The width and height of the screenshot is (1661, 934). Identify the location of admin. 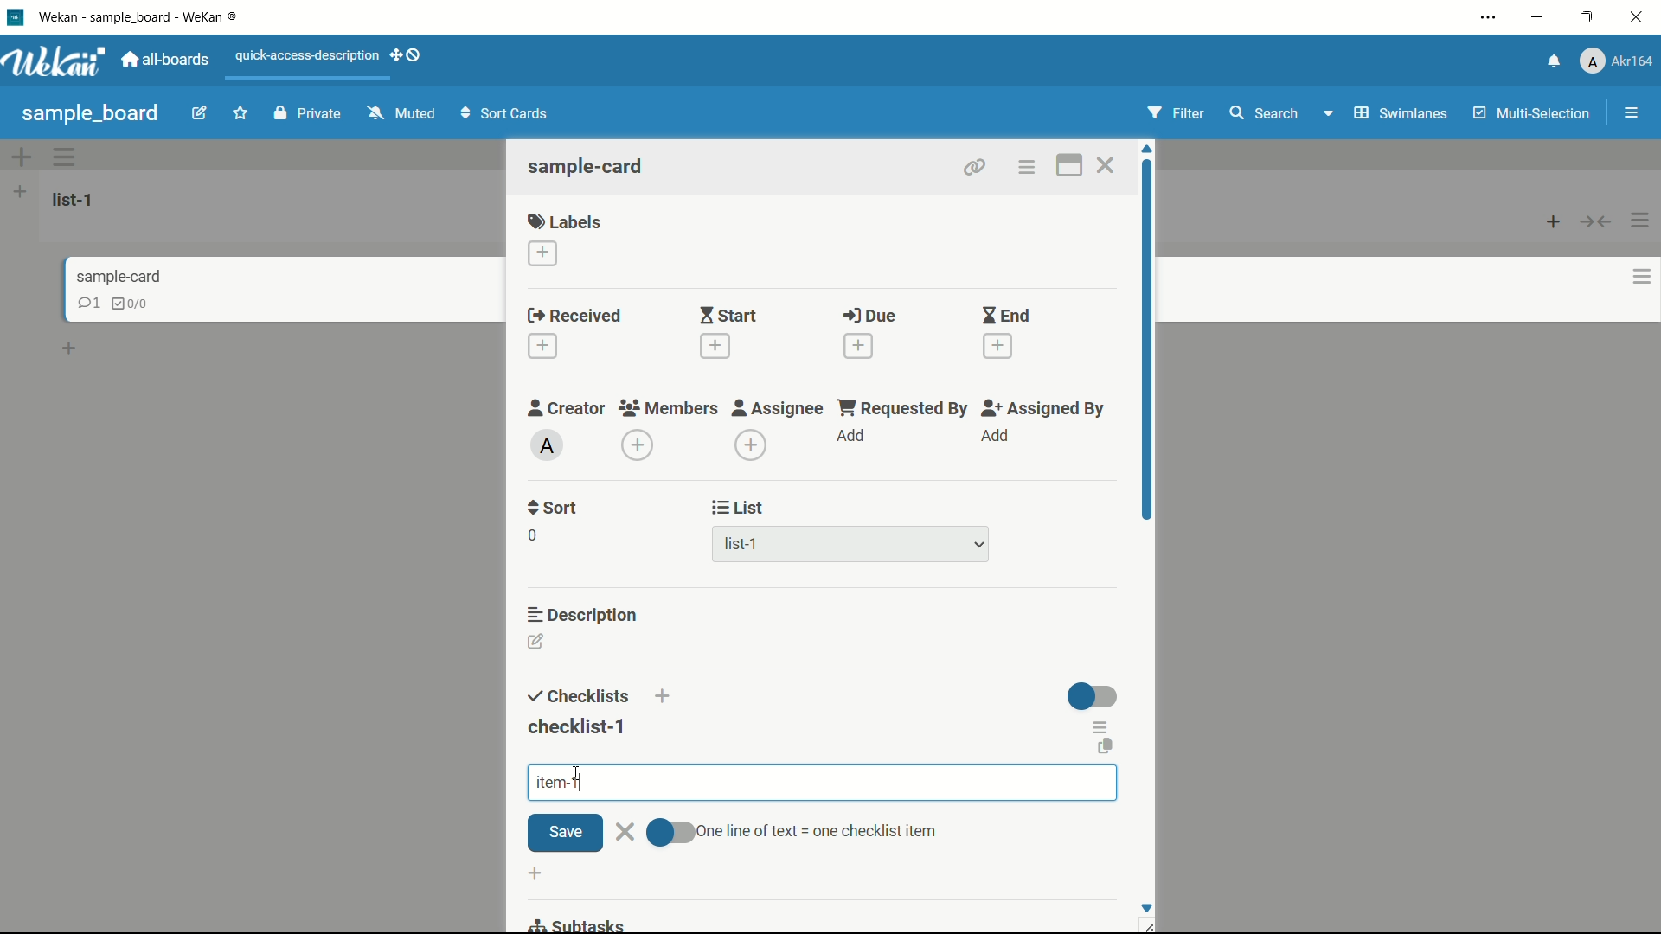
(547, 445).